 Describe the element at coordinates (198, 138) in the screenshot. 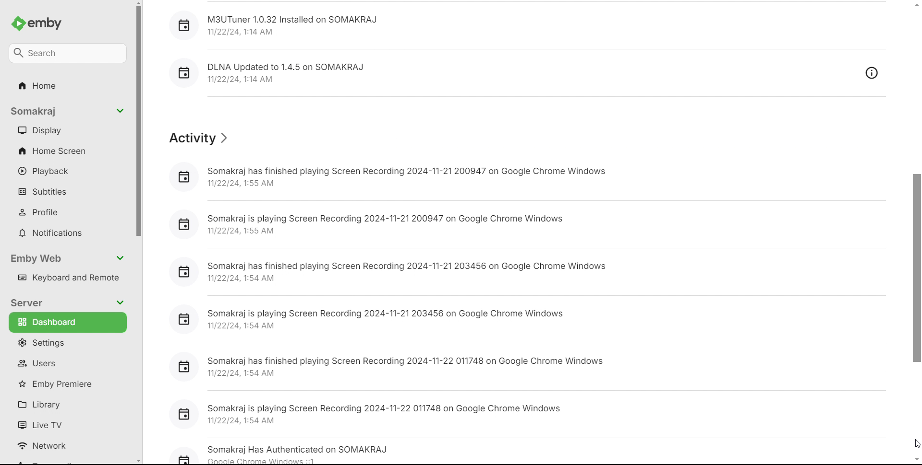

I see `activity` at that location.